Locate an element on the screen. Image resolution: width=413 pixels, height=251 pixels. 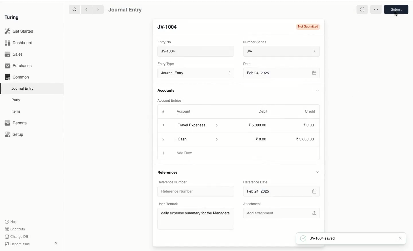
Journal Entry is located at coordinates (23, 89).